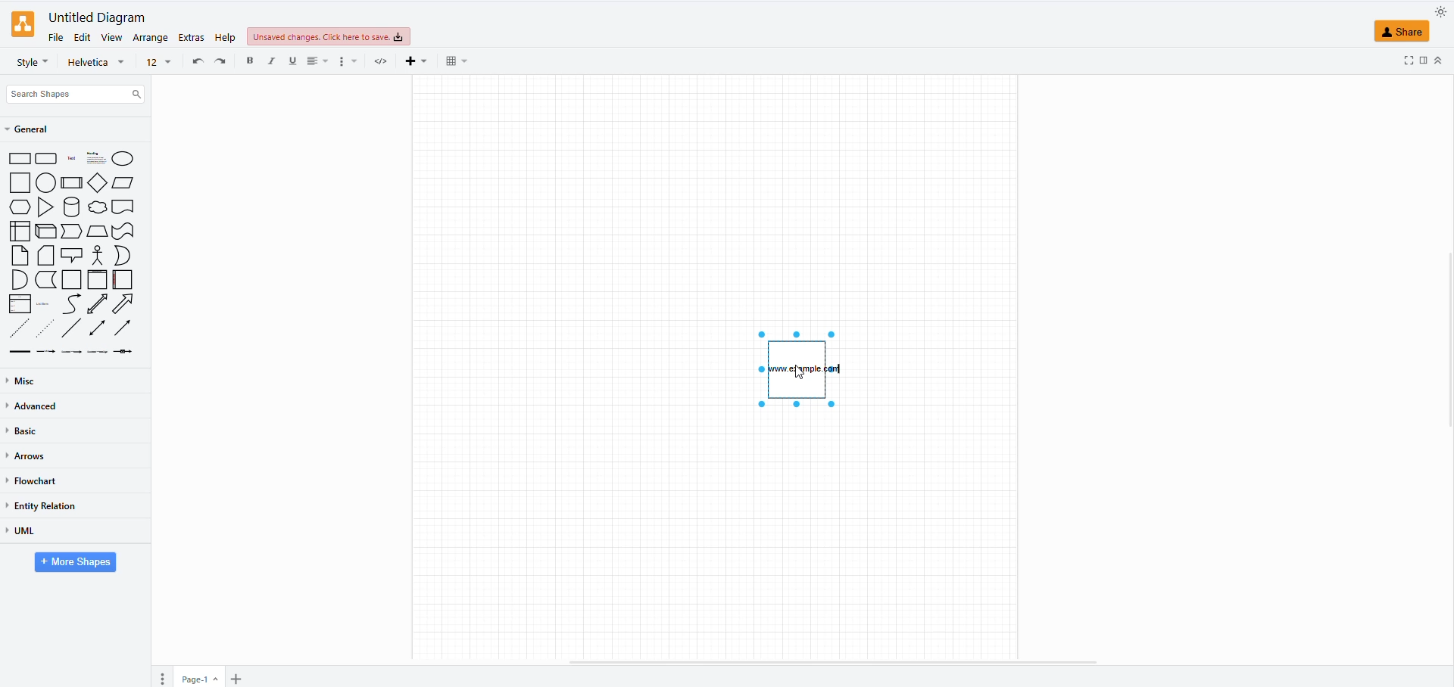 Image resolution: width=1454 pixels, height=687 pixels. I want to click on file, so click(56, 39).